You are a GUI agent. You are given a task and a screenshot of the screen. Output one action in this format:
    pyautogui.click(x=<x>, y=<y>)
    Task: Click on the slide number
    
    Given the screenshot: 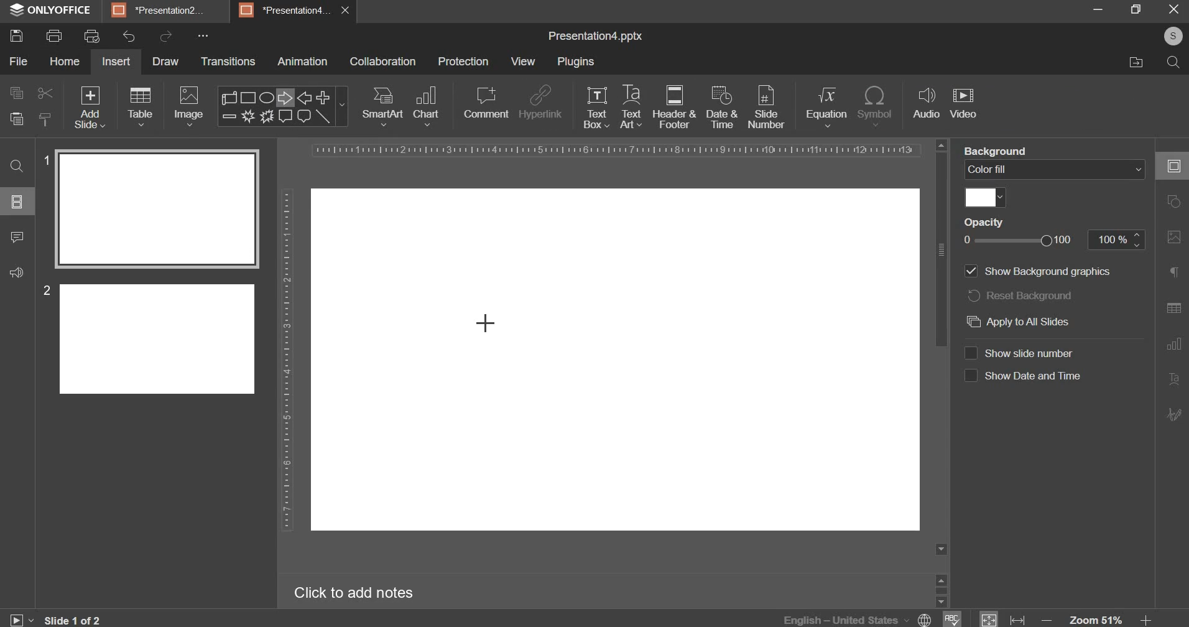 What is the action you would take?
    pyautogui.click(x=766, y=108)
    